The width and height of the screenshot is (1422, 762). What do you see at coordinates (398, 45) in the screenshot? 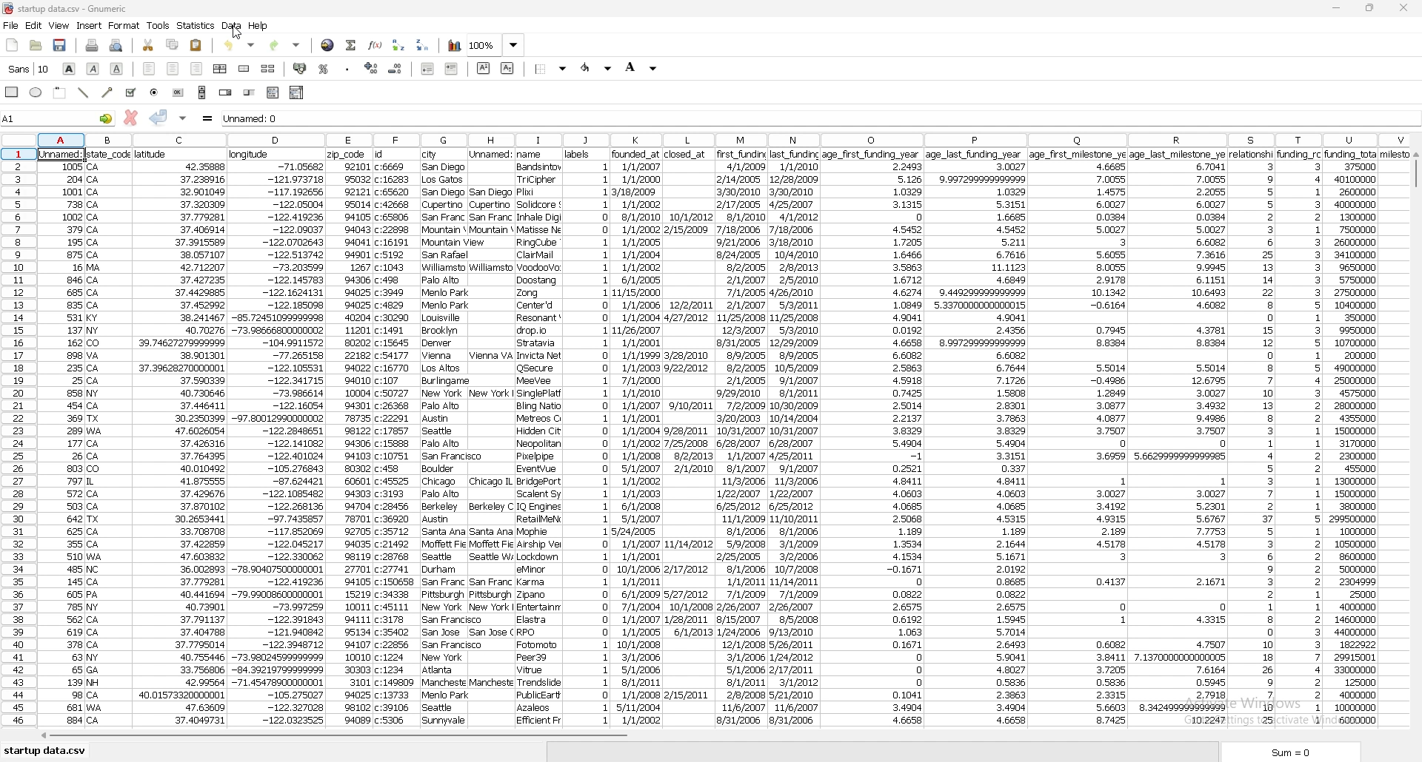
I see `sort ascending` at bounding box center [398, 45].